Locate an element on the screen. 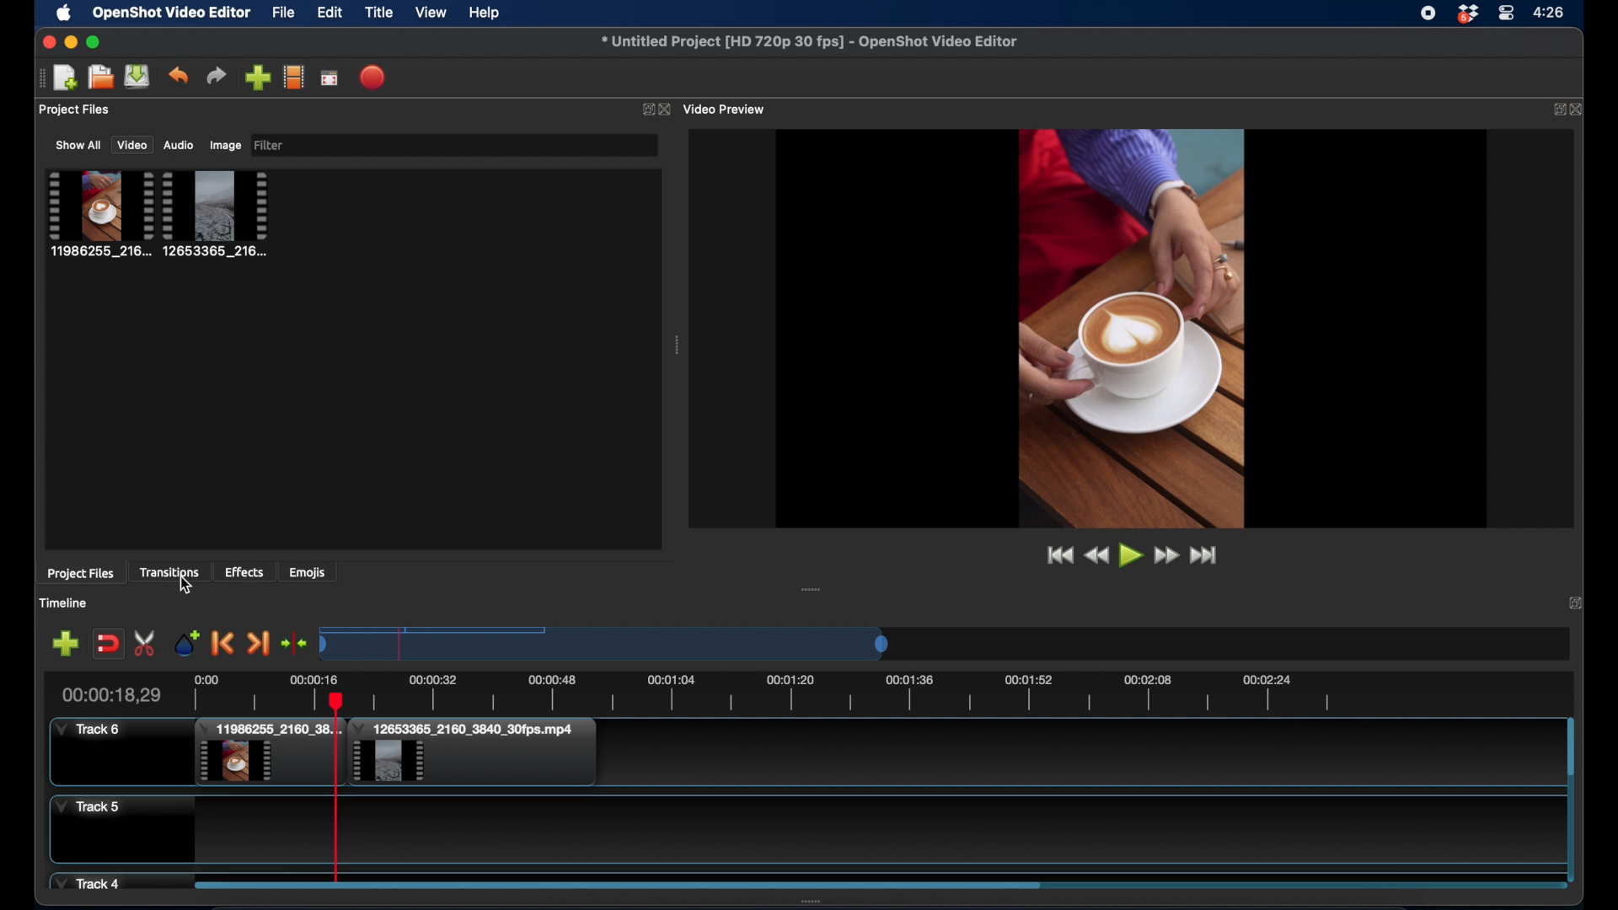 The height and width of the screenshot is (910, 1618). close is located at coordinates (46, 41).